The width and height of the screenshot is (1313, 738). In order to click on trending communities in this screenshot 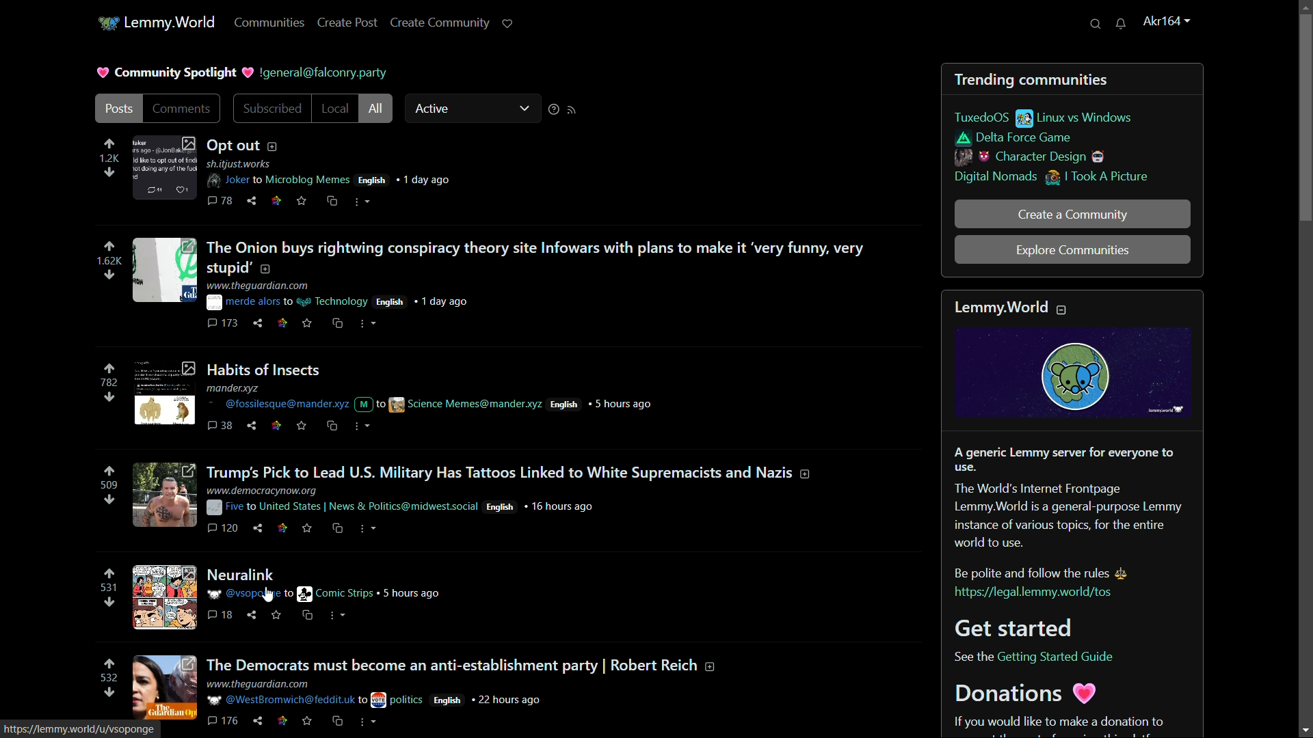, I will do `click(1029, 80)`.